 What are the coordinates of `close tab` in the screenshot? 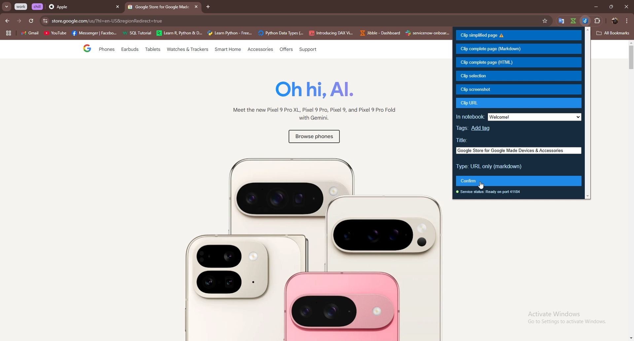 It's located at (118, 7).